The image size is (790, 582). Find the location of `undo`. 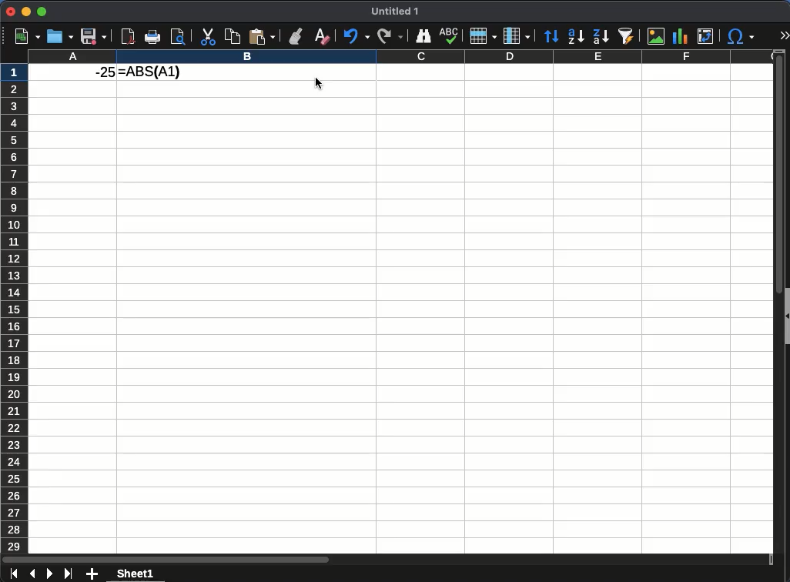

undo is located at coordinates (356, 36).